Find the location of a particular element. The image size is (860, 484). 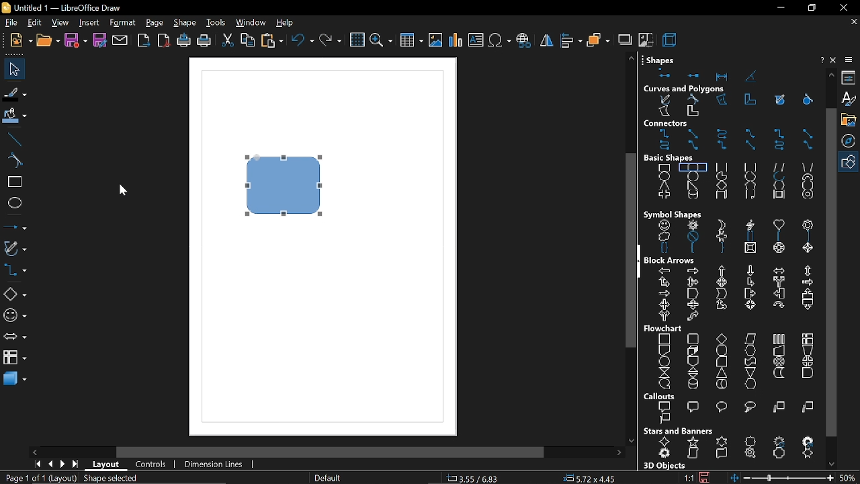

zoom is located at coordinates (380, 42).